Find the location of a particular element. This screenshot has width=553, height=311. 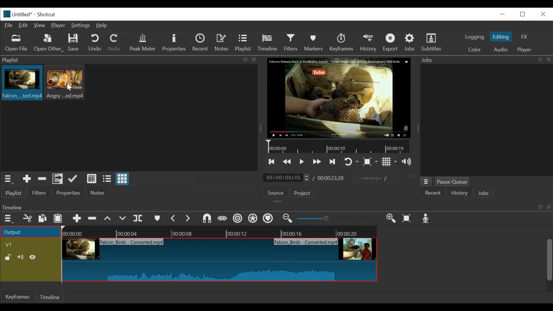

view as files is located at coordinates (107, 179).